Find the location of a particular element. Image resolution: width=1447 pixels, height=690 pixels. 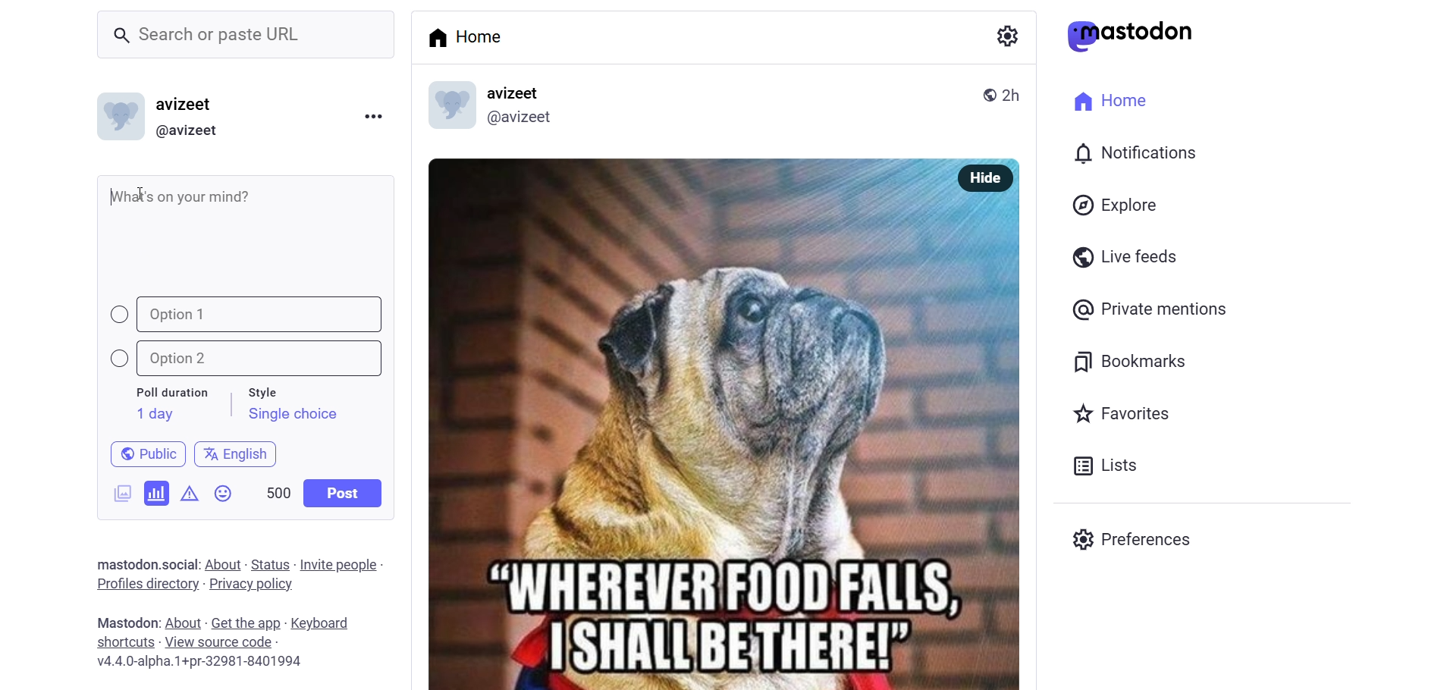

profiles is located at coordinates (146, 583).